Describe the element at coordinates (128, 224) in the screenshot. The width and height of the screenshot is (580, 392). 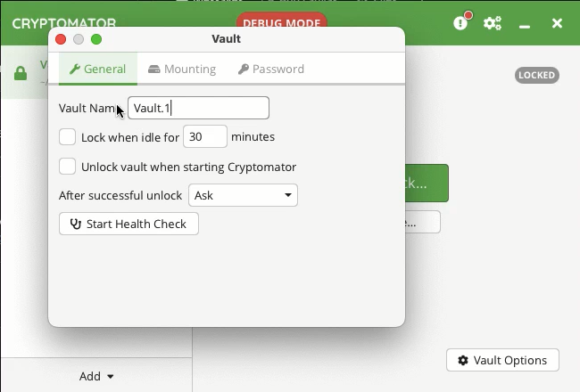
I see `Start Health Check` at that location.